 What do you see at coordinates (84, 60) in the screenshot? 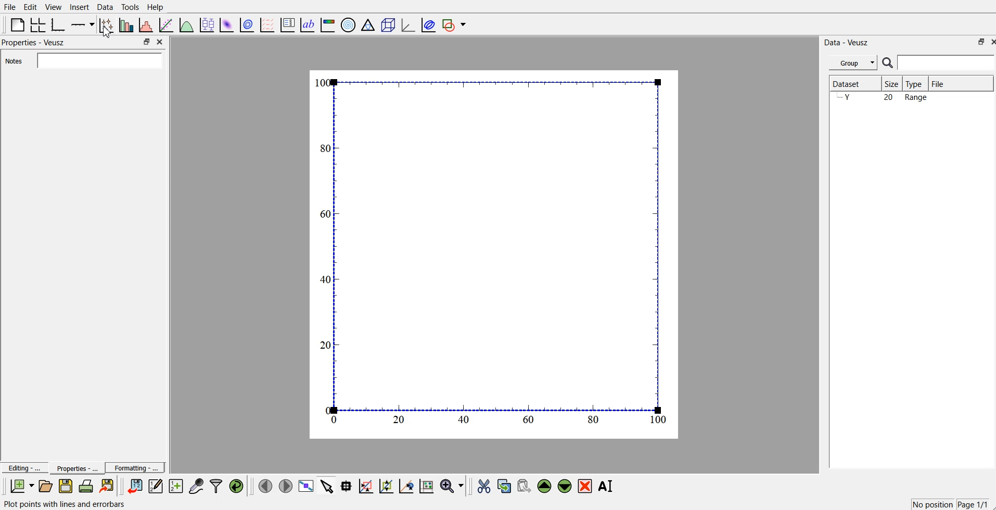
I see `Notes` at bounding box center [84, 60].